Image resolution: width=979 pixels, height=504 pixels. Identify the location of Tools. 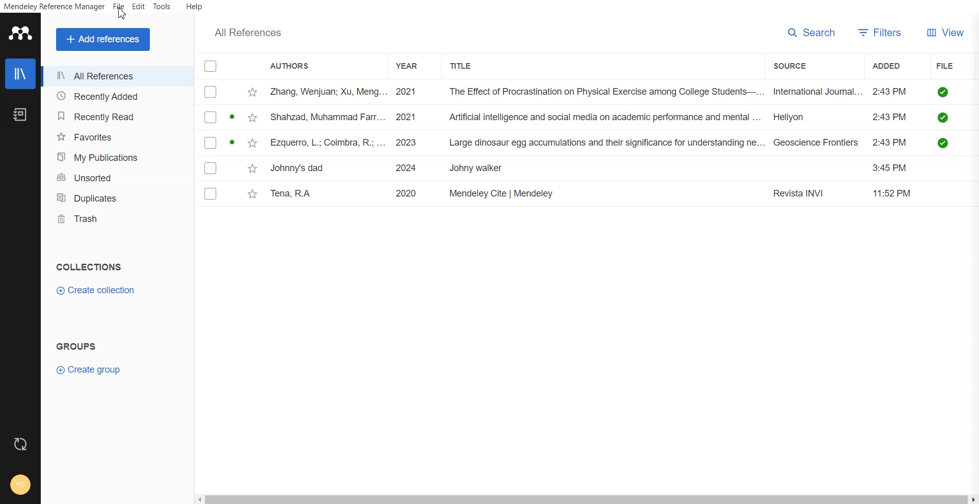
(161, 7).